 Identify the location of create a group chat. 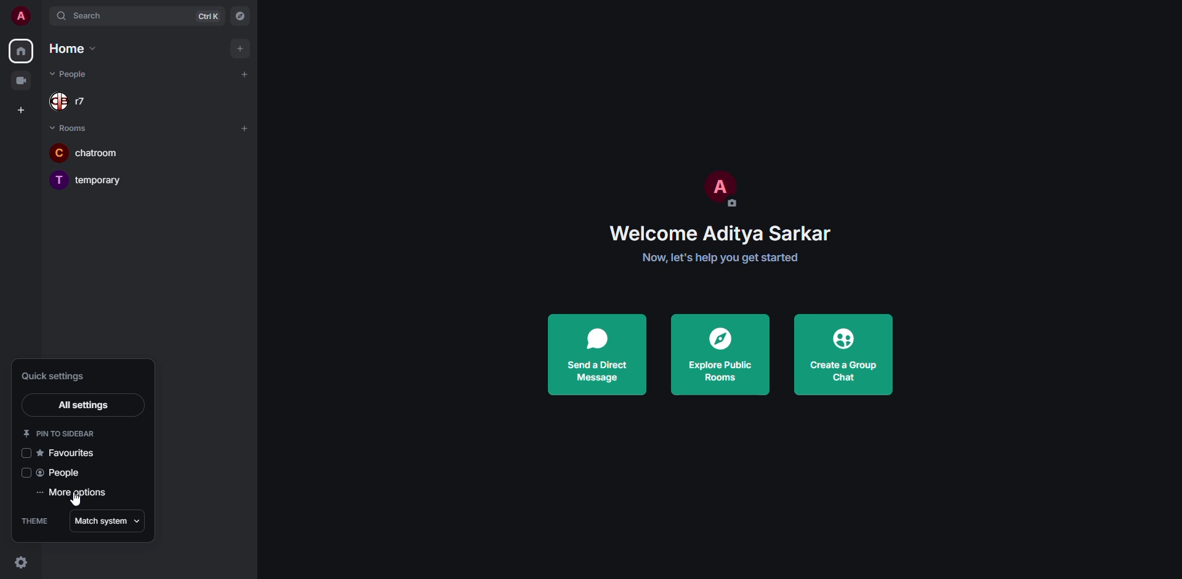
(843, 355).